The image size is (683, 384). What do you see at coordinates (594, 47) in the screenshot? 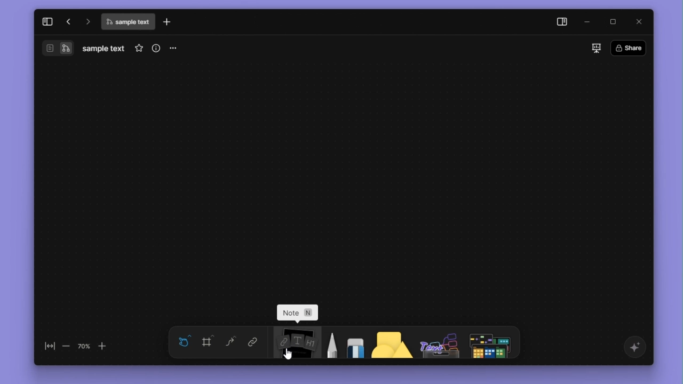
I see `slideshow` at bounding box center [594, 47].